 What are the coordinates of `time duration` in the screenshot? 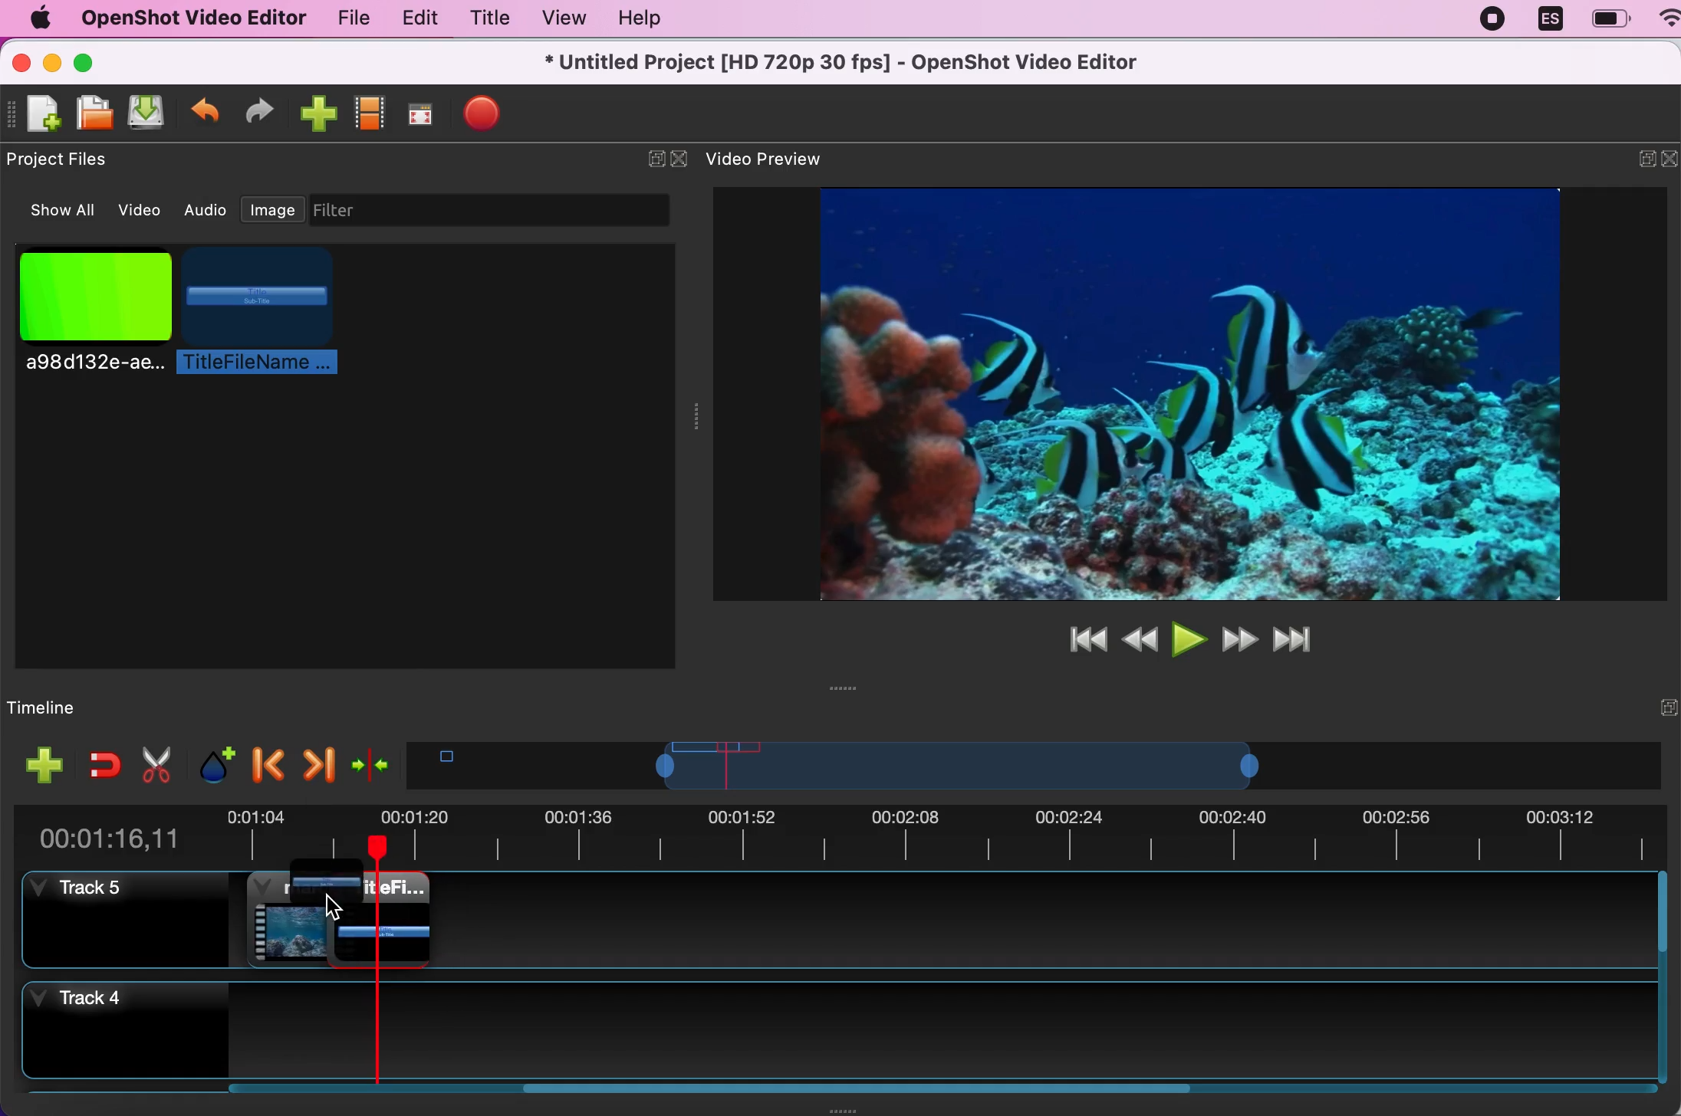 It's located at (843, 832).